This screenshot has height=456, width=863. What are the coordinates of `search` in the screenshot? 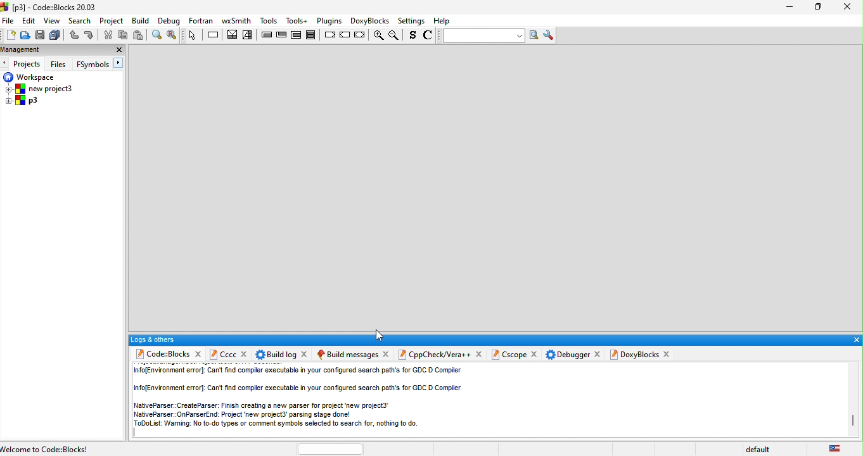 It's located at (81, 21).